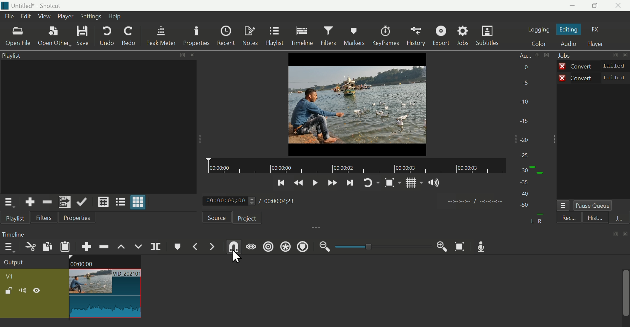 This screenshot has width=630, height=327. Describe the element at coordinates (575, 6) in the screenshot. I see `Minimize` at that location.